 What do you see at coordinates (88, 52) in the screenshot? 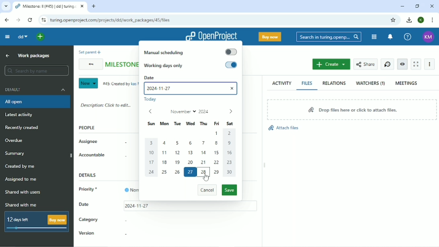
I see `Set parent` at bounding box center [88, 52].